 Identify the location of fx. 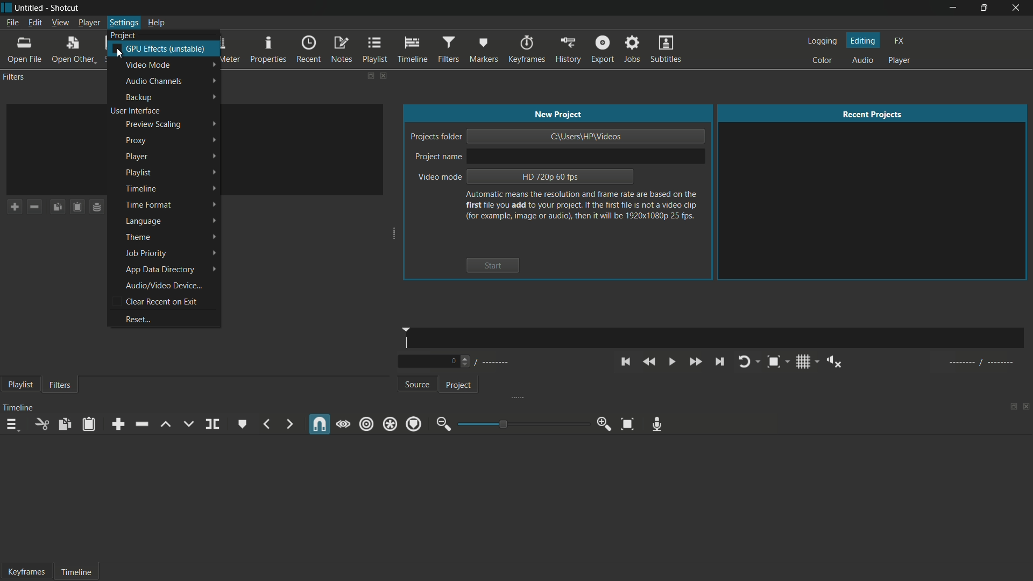
(899, 41).